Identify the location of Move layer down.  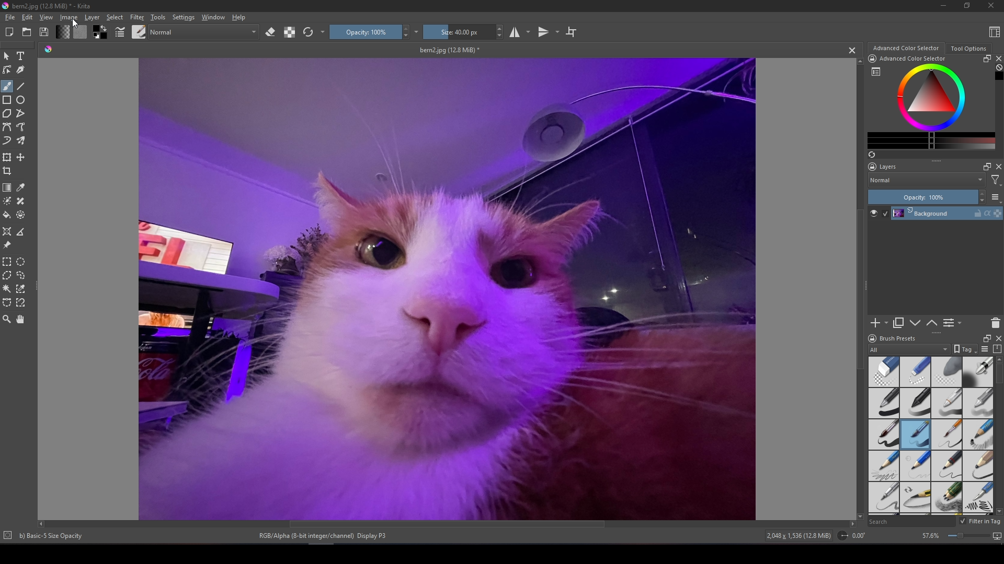
(932, 323).